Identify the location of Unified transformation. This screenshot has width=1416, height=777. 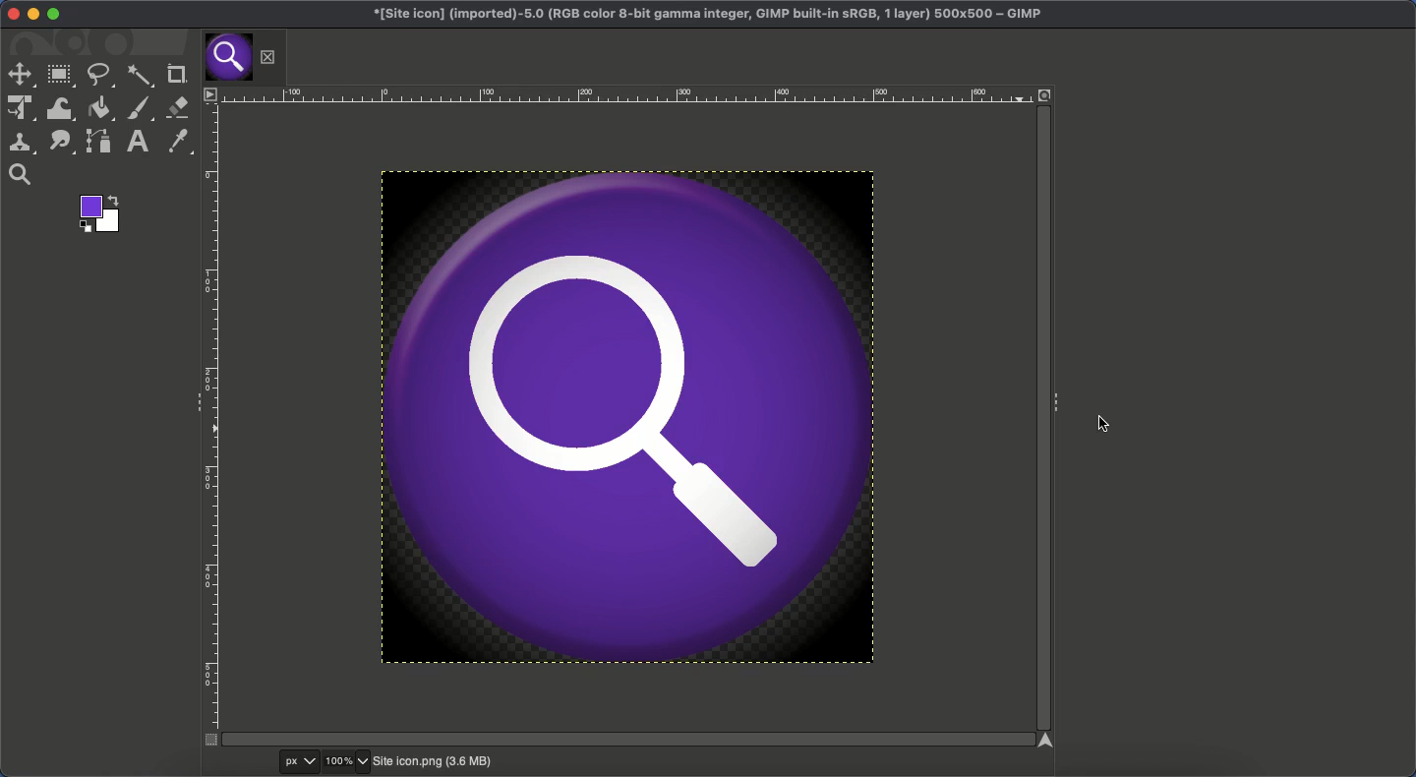
(19, 109).